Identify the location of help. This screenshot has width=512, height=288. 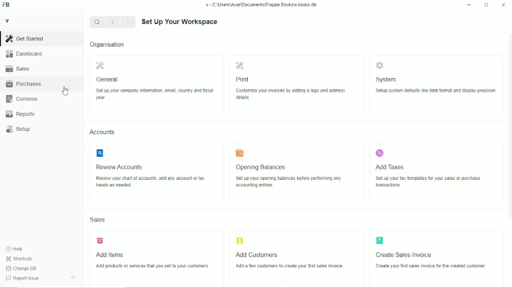
(15, 249).